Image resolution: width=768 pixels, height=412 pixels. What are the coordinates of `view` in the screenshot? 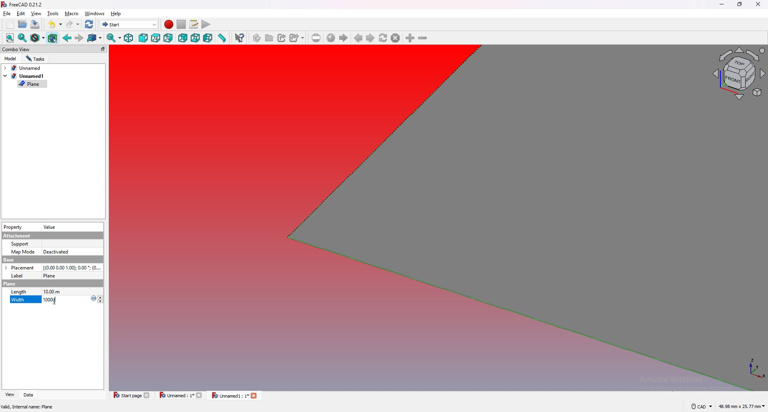 It's located at (36, 13).